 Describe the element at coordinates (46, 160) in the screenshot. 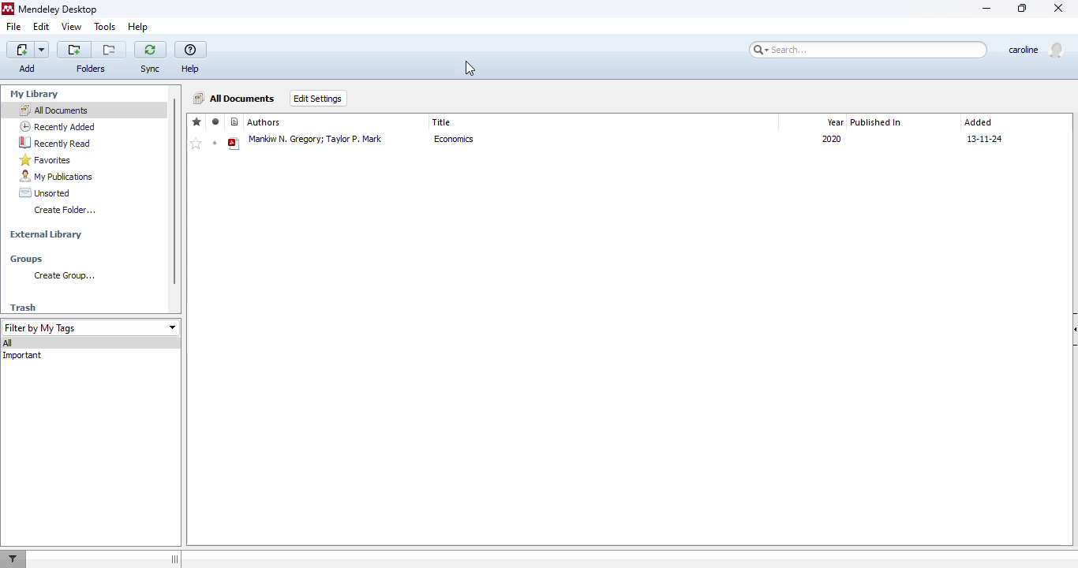

I see `favorites` at that location.